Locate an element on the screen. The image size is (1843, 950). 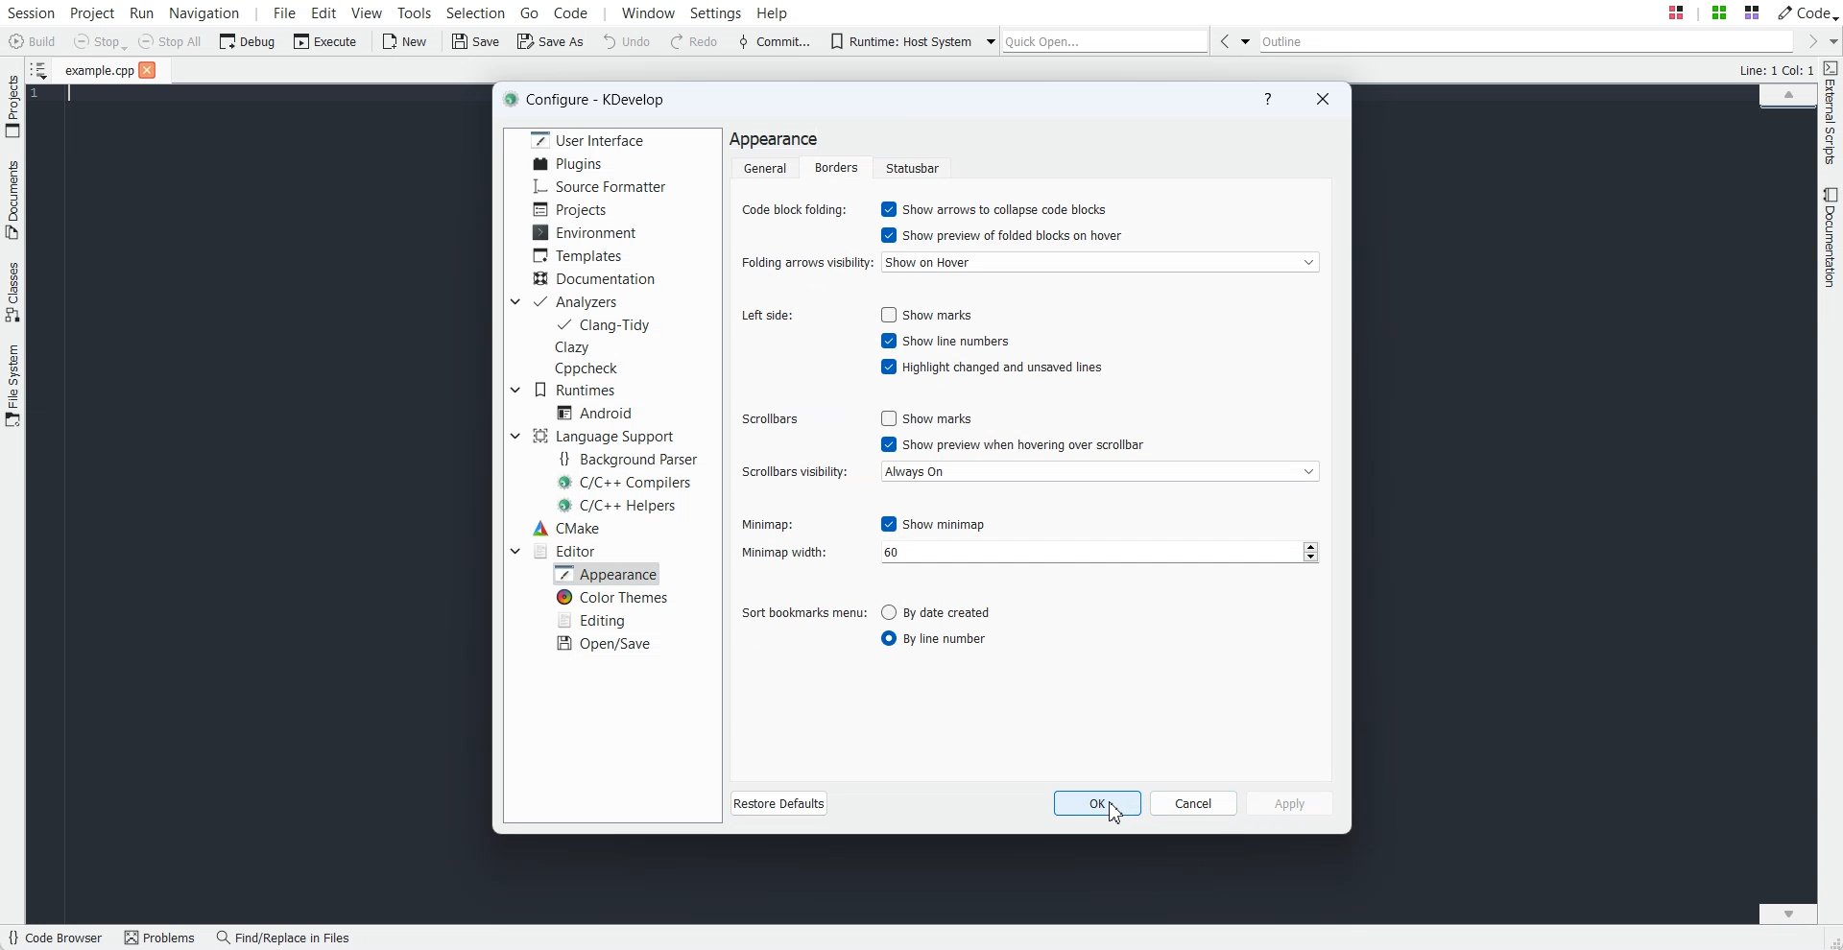
Project is located at coordinates (91, 12).